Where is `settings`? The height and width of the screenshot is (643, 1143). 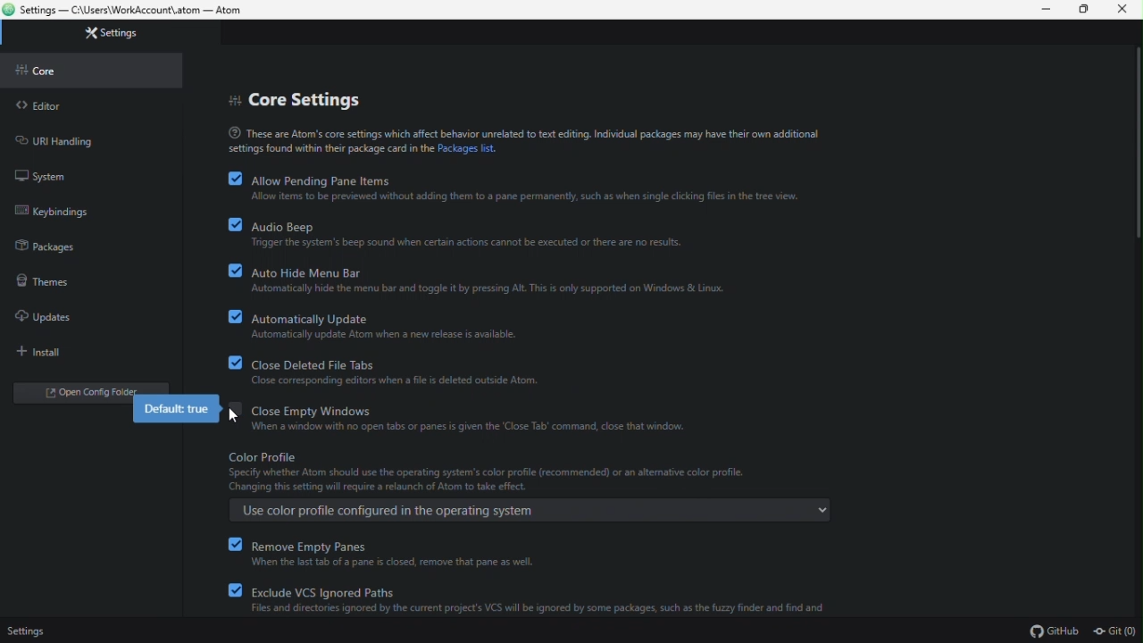 settings is located at coordinates (28, 630).